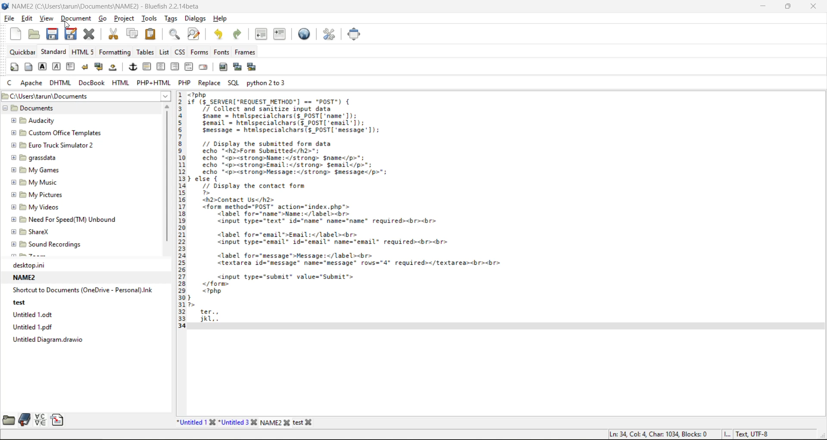 Image resolution: width=827 pixels, height=440 pixels. I want to click on anchor, so click(133, 67).